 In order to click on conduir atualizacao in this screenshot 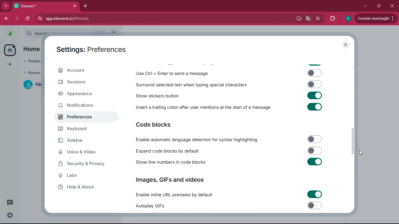, I will do `click(376, 18)`.